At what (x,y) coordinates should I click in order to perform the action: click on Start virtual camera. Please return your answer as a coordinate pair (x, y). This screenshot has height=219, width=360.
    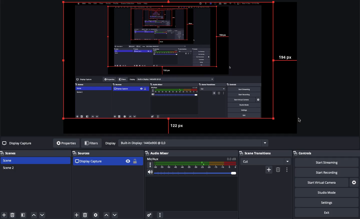
    Looking at the image, I should click on (326, 182).